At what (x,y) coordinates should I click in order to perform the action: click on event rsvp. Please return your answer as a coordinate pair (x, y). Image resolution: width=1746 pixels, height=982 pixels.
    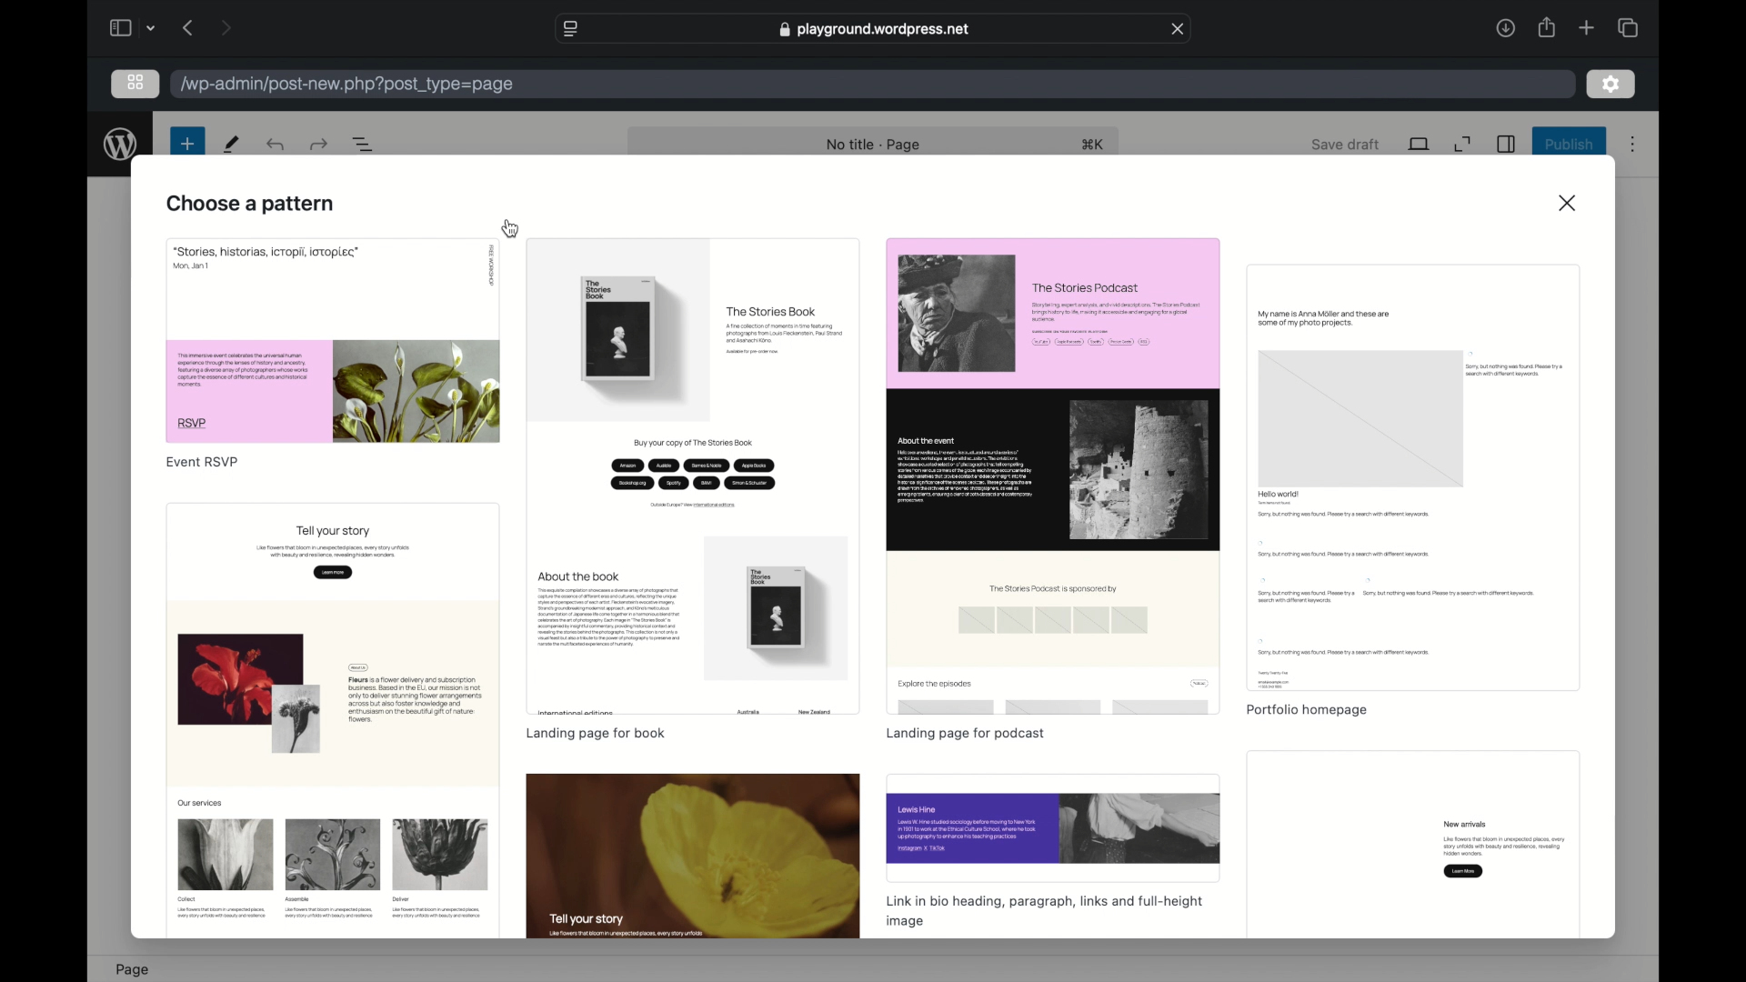
    Looking at the image, I should click on (202, 463).